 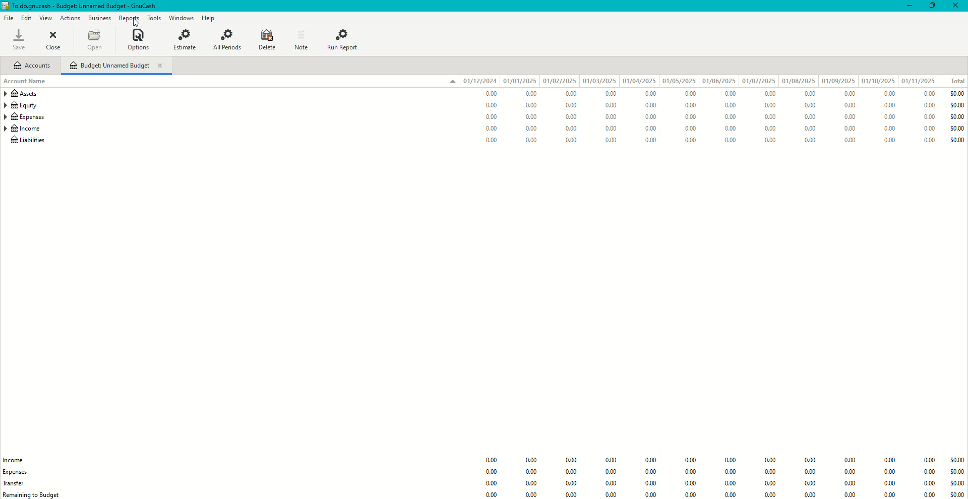 I want to click on 0.00, so click(x=691, y=494).